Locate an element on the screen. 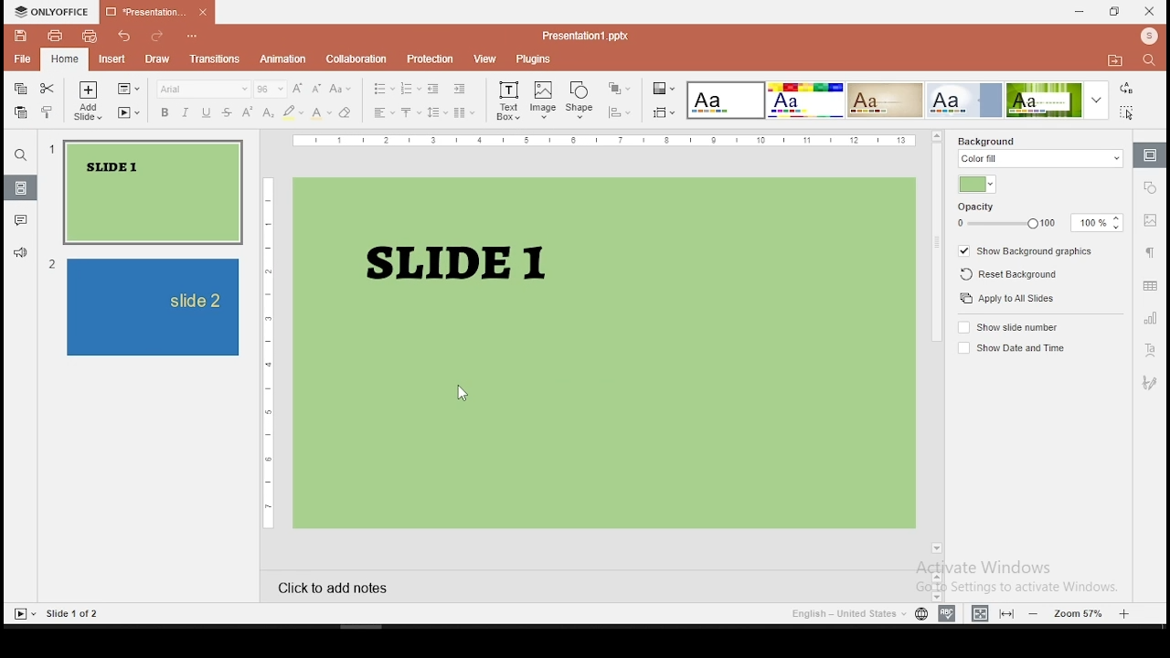 This screenshot has width=1170, height=658. italics is located at coordinates (186, 111).